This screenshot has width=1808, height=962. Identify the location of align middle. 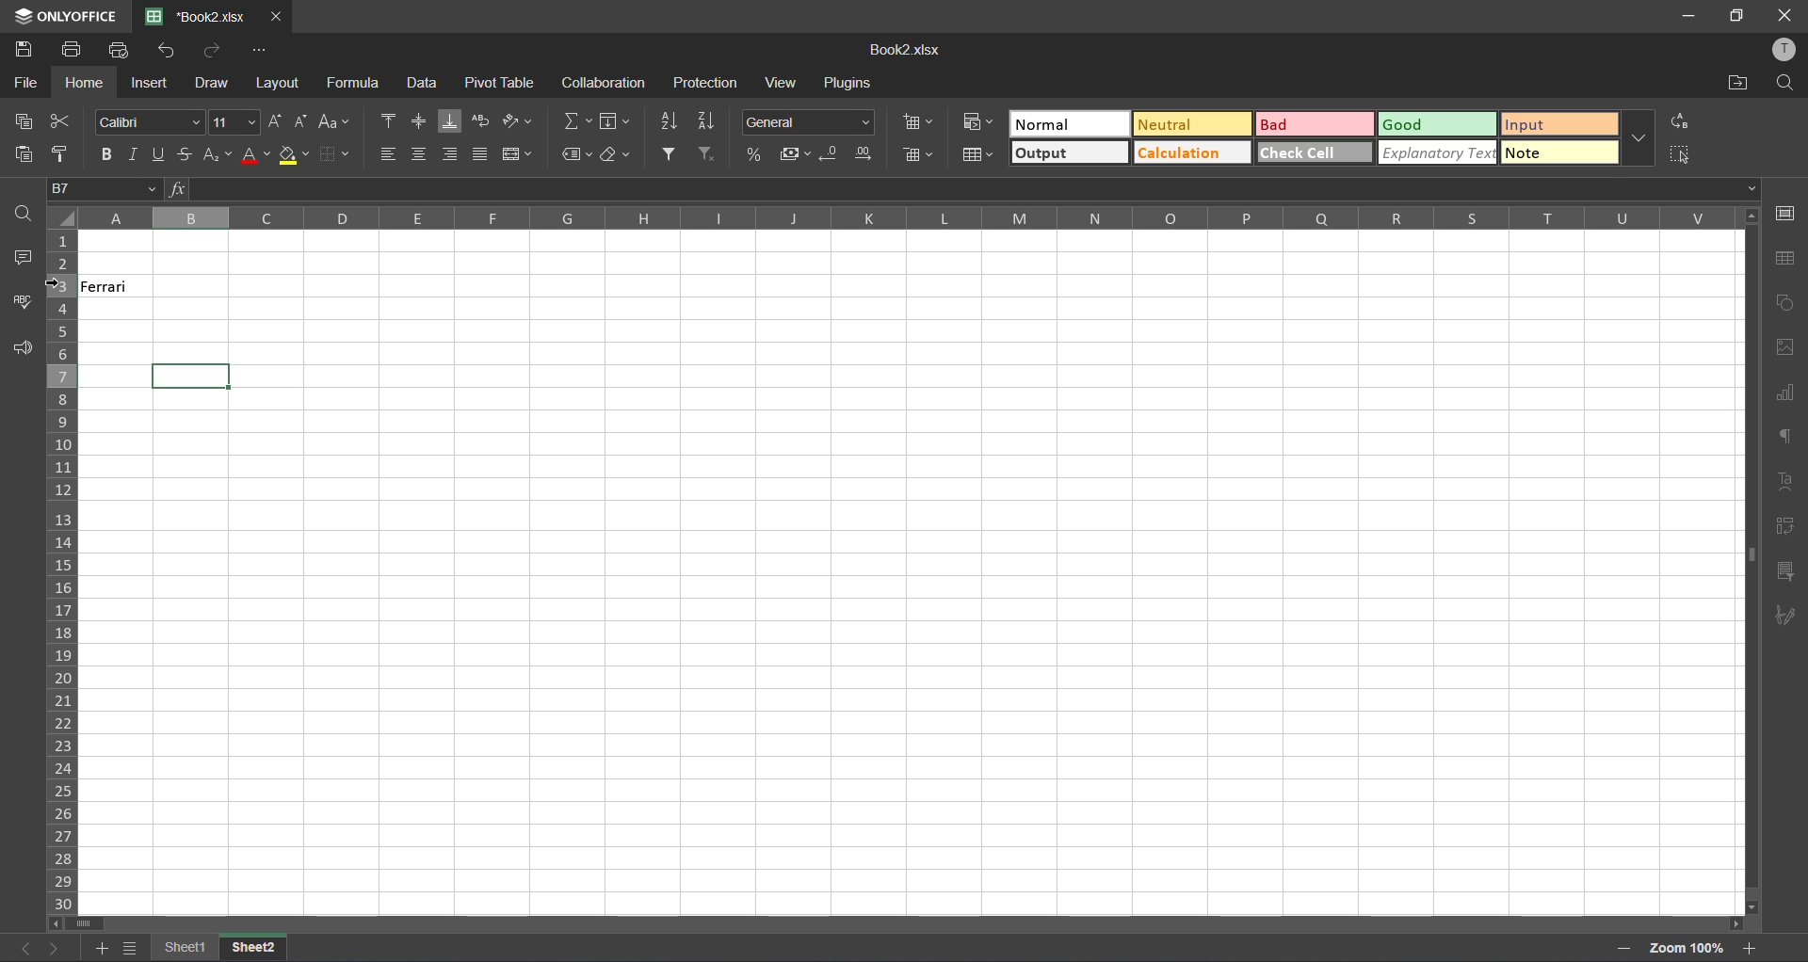
(420, 121).